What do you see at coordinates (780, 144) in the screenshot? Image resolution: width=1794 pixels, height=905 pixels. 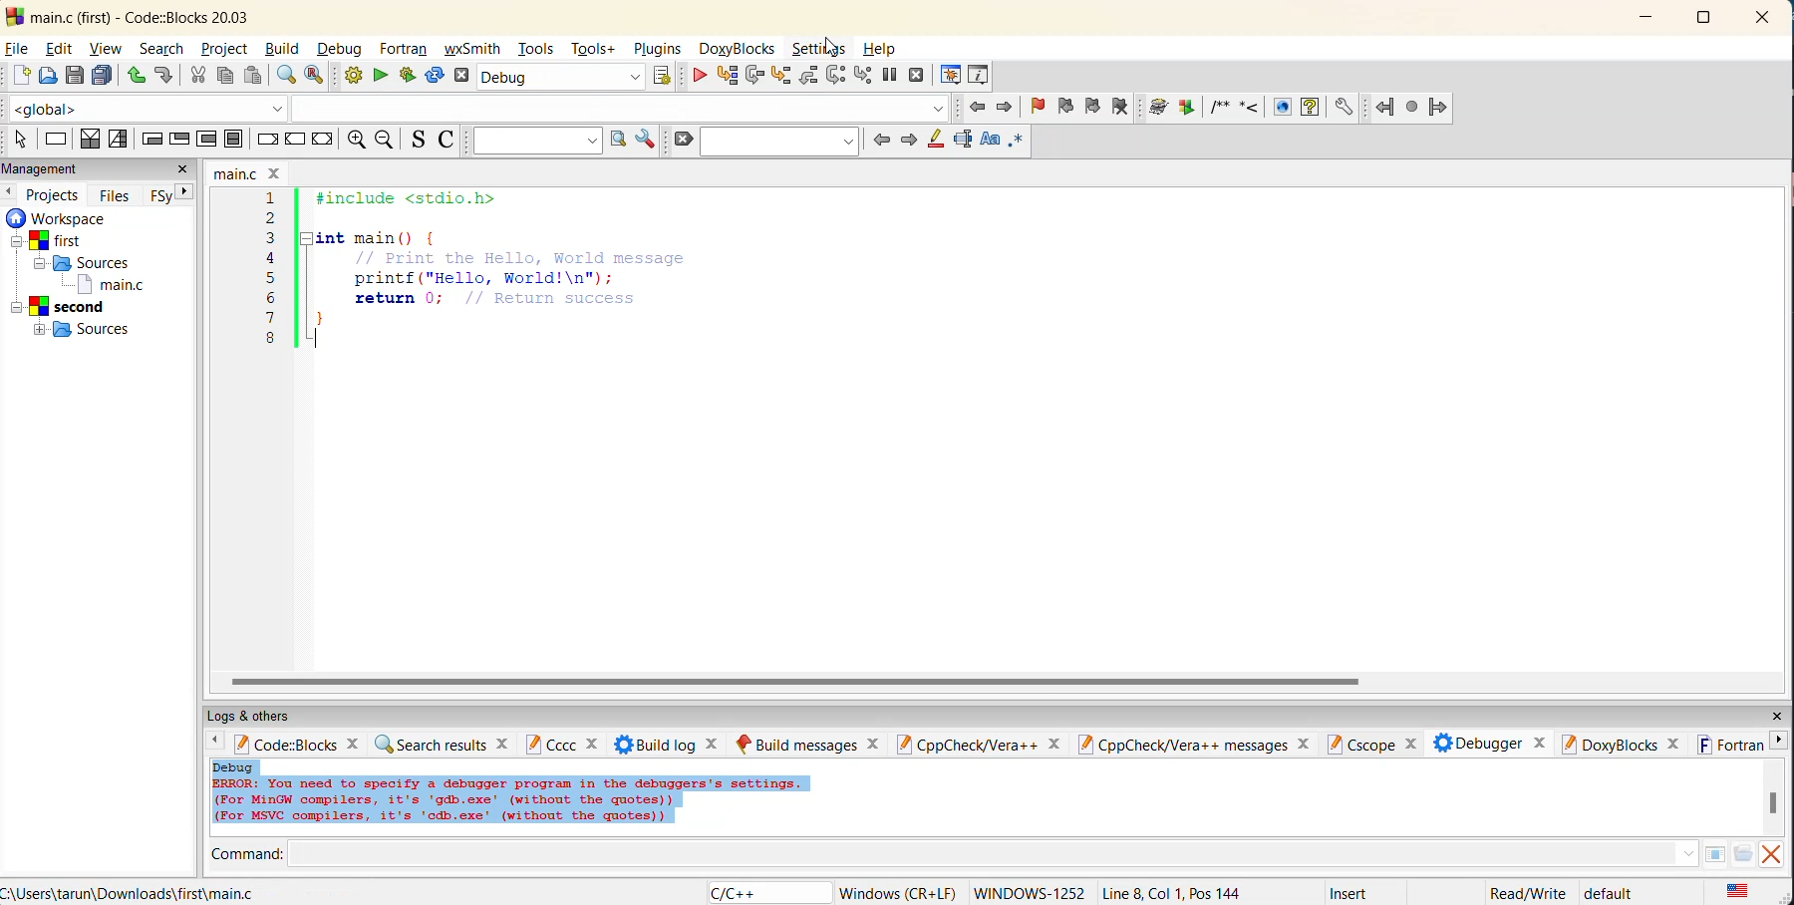 I see `search` at bounding box center [780, 144].